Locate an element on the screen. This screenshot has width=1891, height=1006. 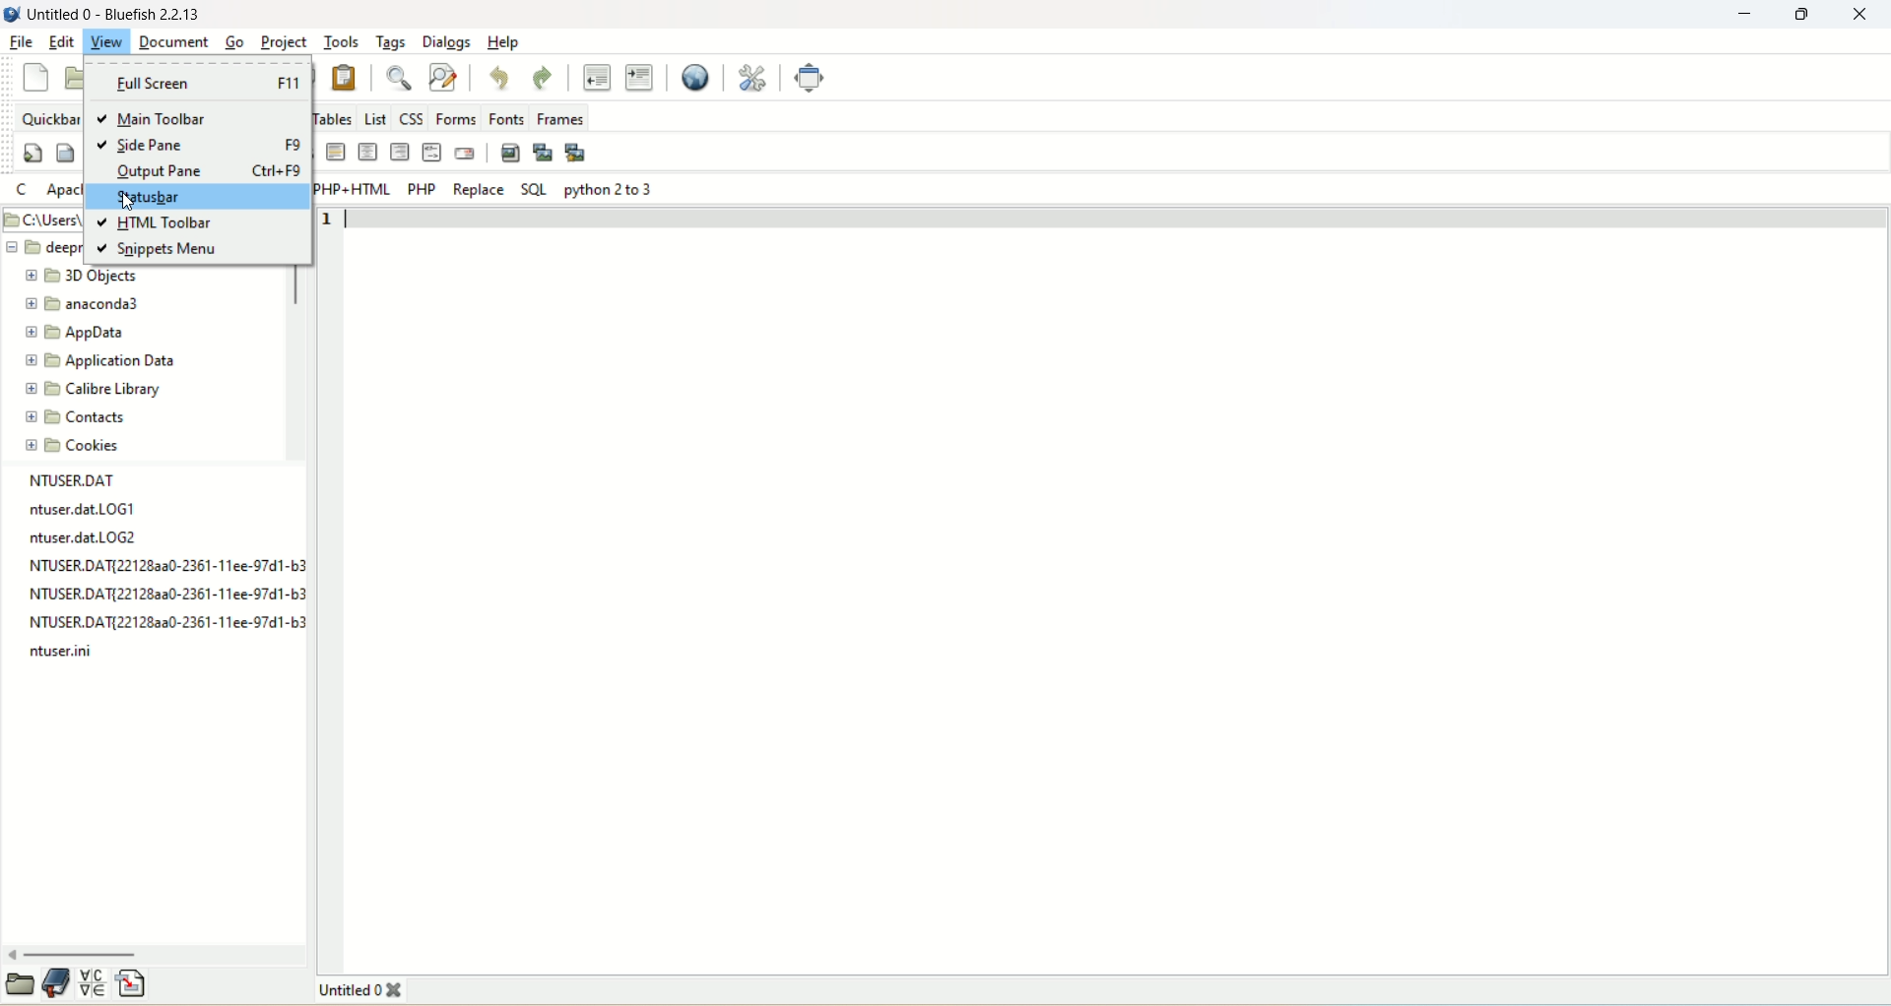
go is located at coordinates (232, 41).